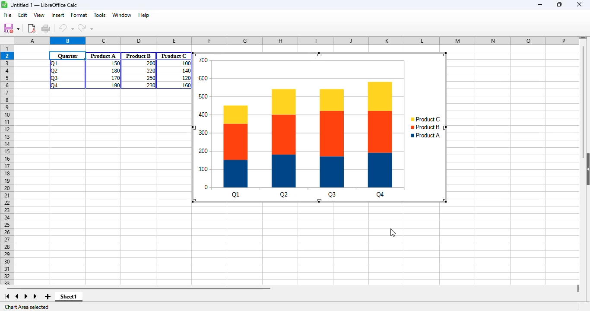  I want to click on chart area selected, so click(28, 307).